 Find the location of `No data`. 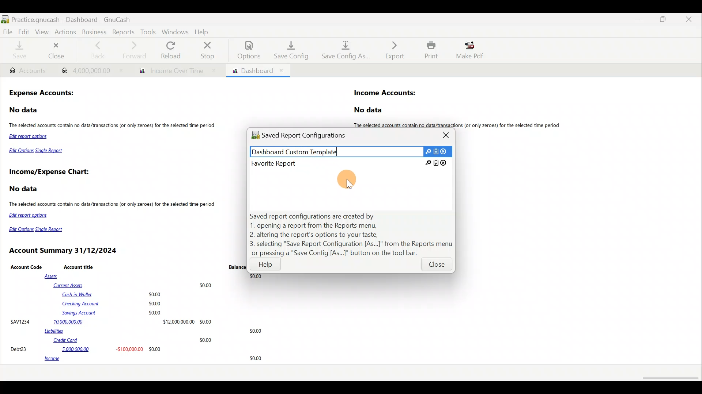

No data is located at coordinates (369, 110).